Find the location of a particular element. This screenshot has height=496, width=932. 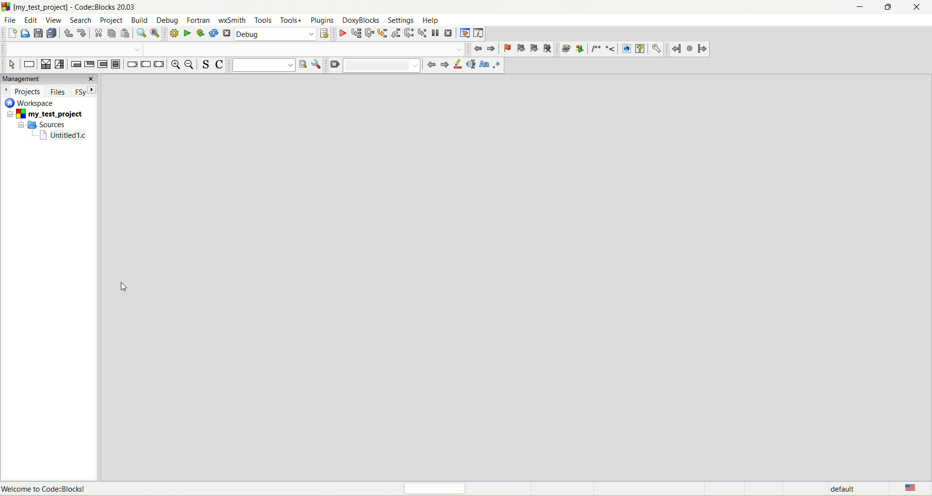

last jump is located at coordinates (689, 49).